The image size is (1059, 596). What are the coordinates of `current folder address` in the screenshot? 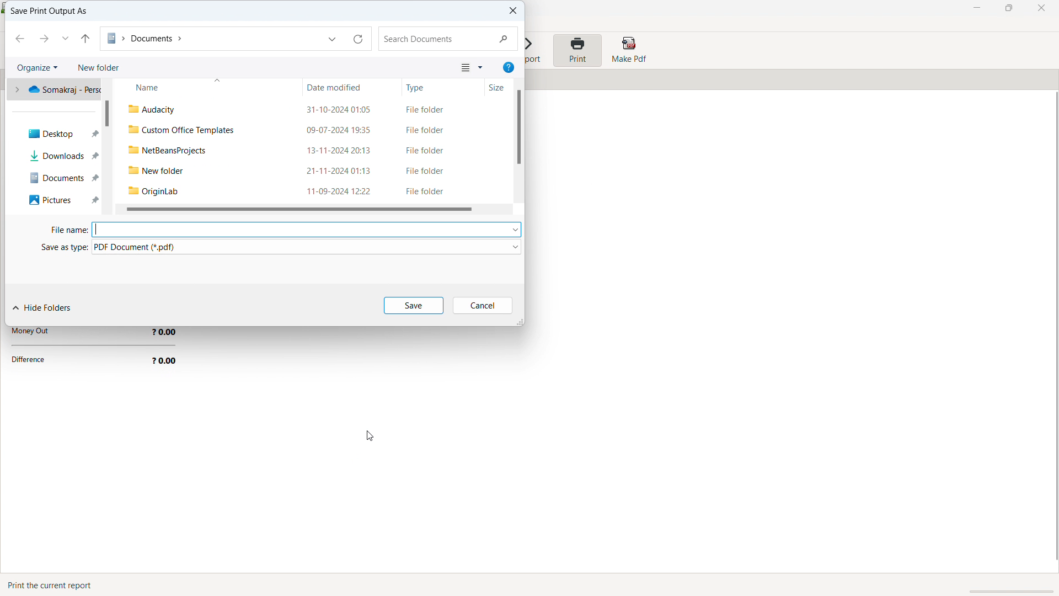 It's located at (209, 39).